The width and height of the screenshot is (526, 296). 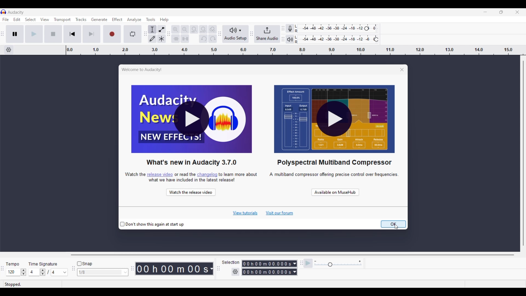 I want to click on Click to play video, so click(x=335, y=119).